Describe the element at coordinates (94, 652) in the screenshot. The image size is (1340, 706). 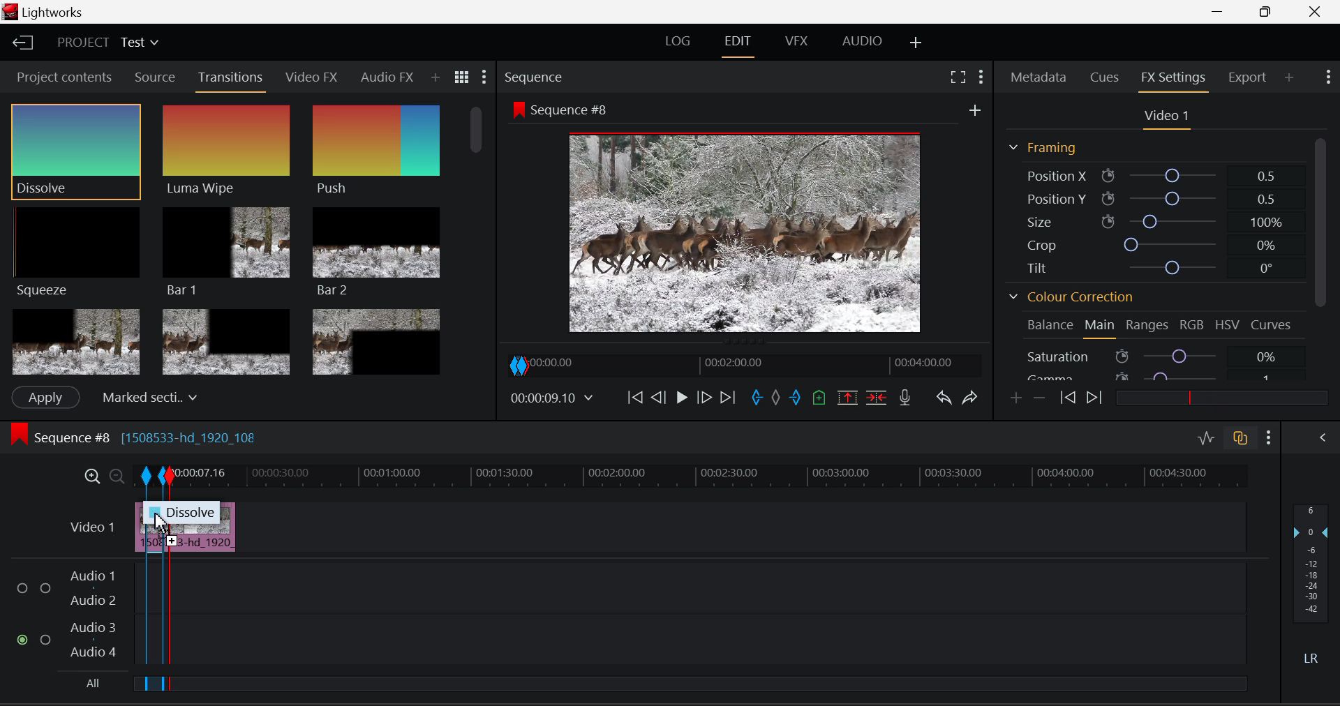
I see `Audio 4` at that location.